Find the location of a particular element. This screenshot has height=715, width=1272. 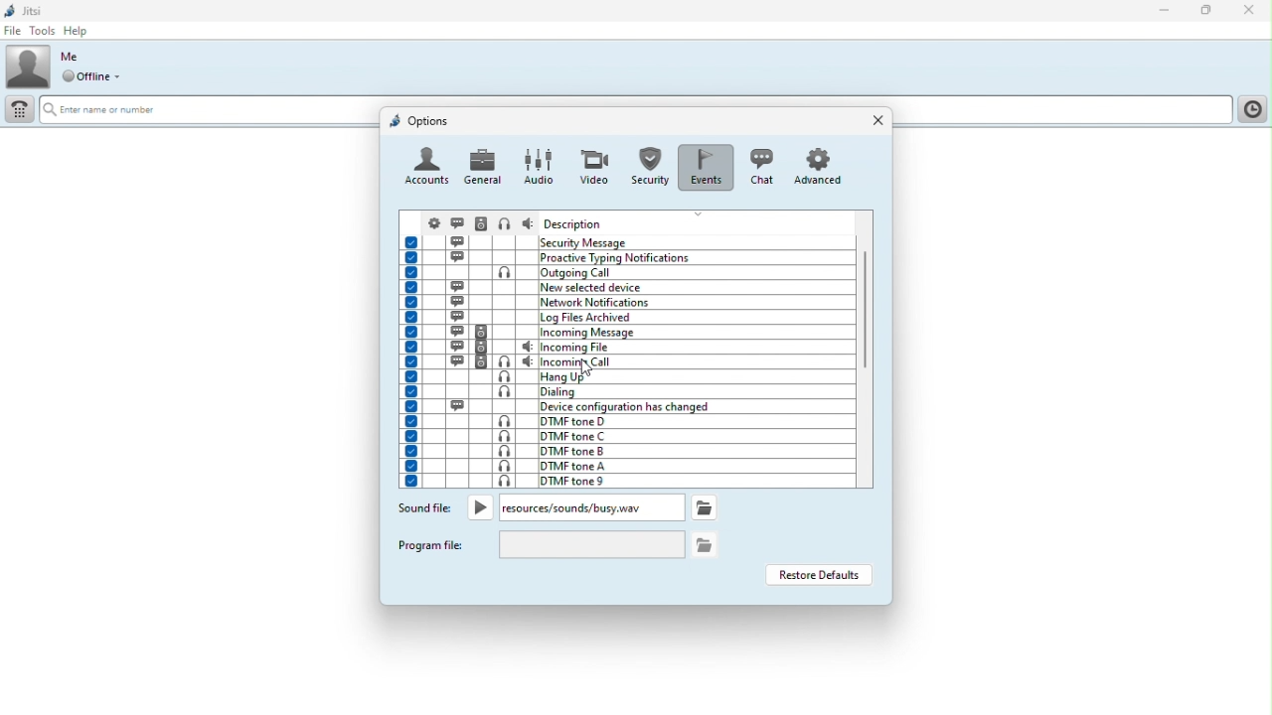

Jitsi is located at coordinates (26, 9).